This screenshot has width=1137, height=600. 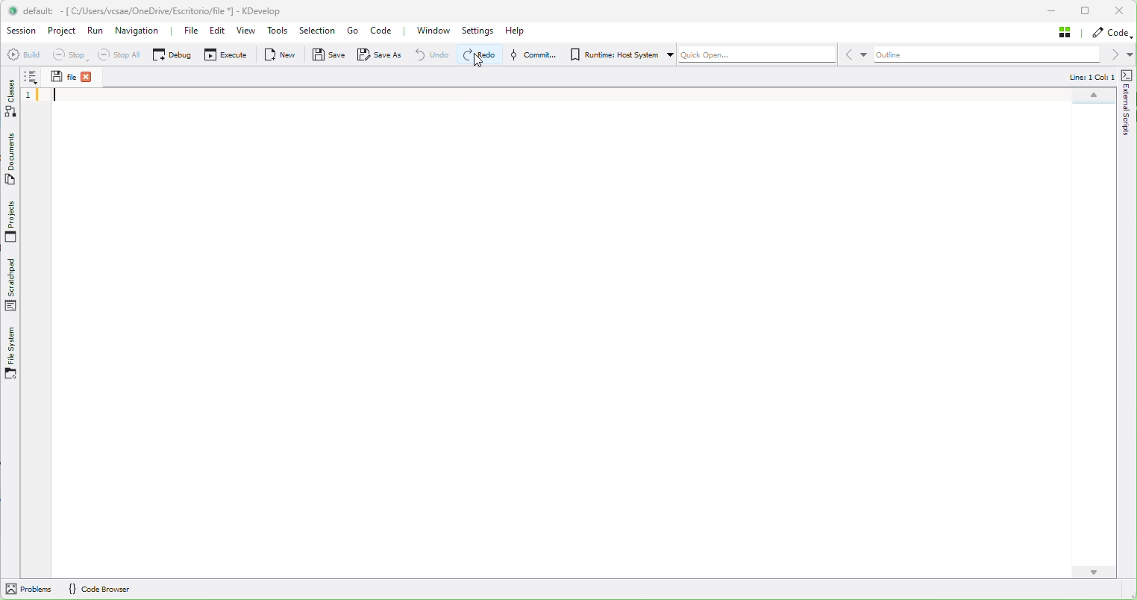 What do you see at coordinates (1062, 34) in the screenshot?
I see `Stash` at bounding box center [1062, 34].